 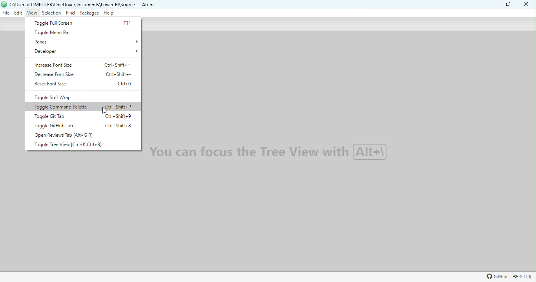 I want to click on Edit, so click(x=18, y=14).